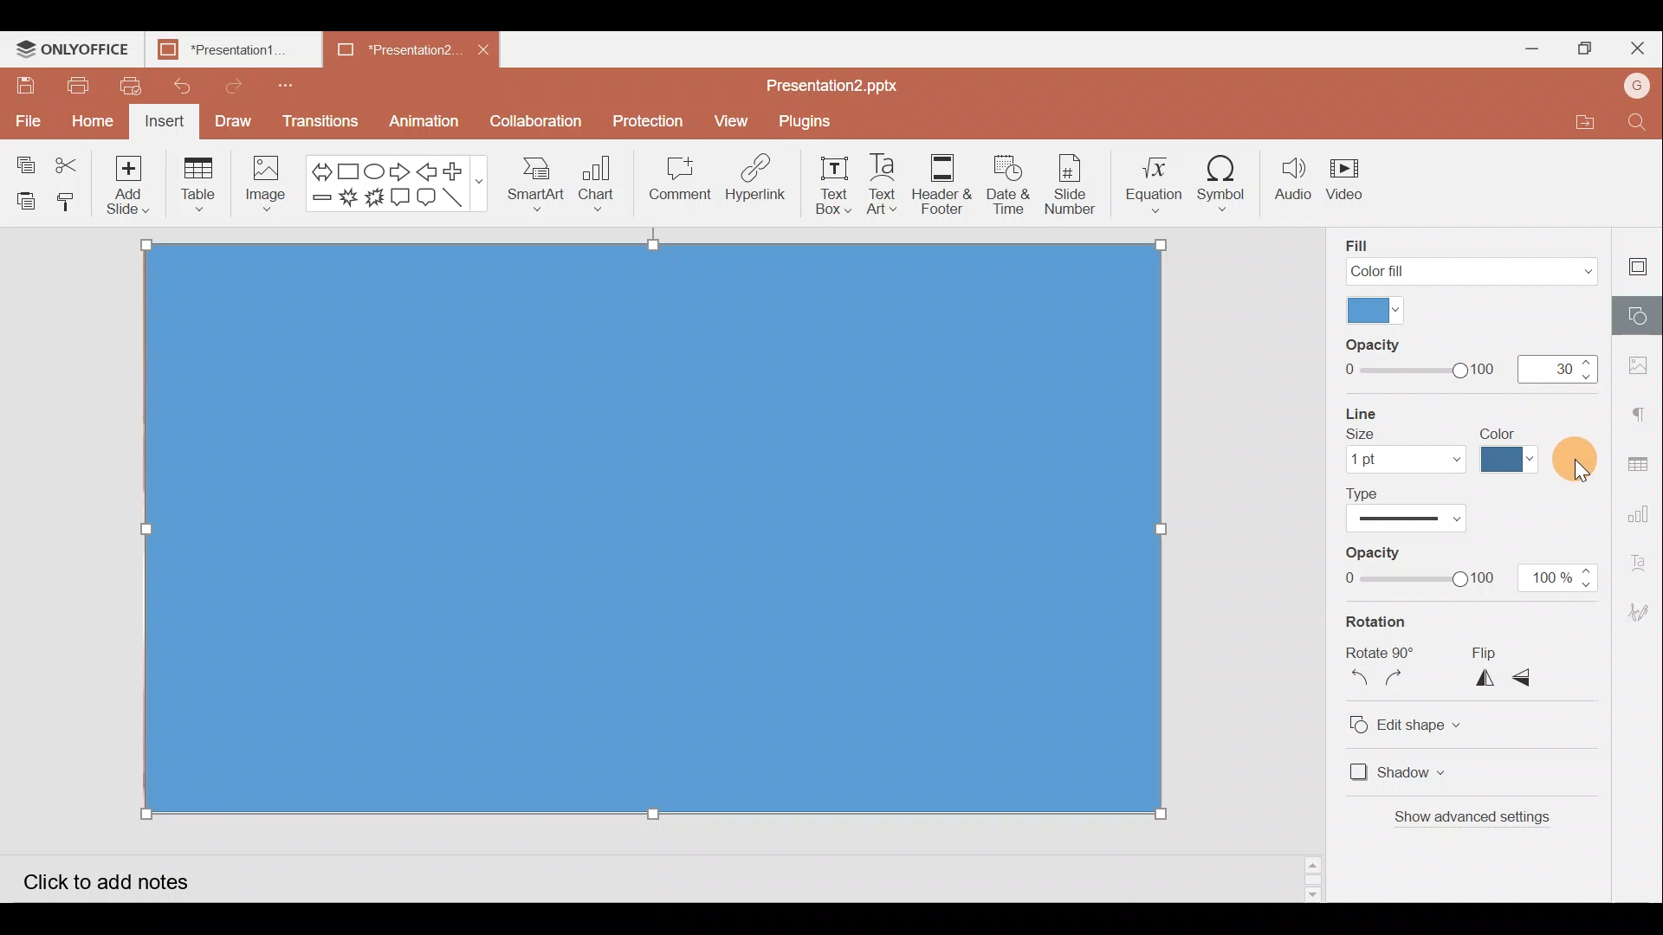 Image resolution: width=1663 pixels, height=935 pixels. I want to click on Text Art settings, so click(1646, 559).